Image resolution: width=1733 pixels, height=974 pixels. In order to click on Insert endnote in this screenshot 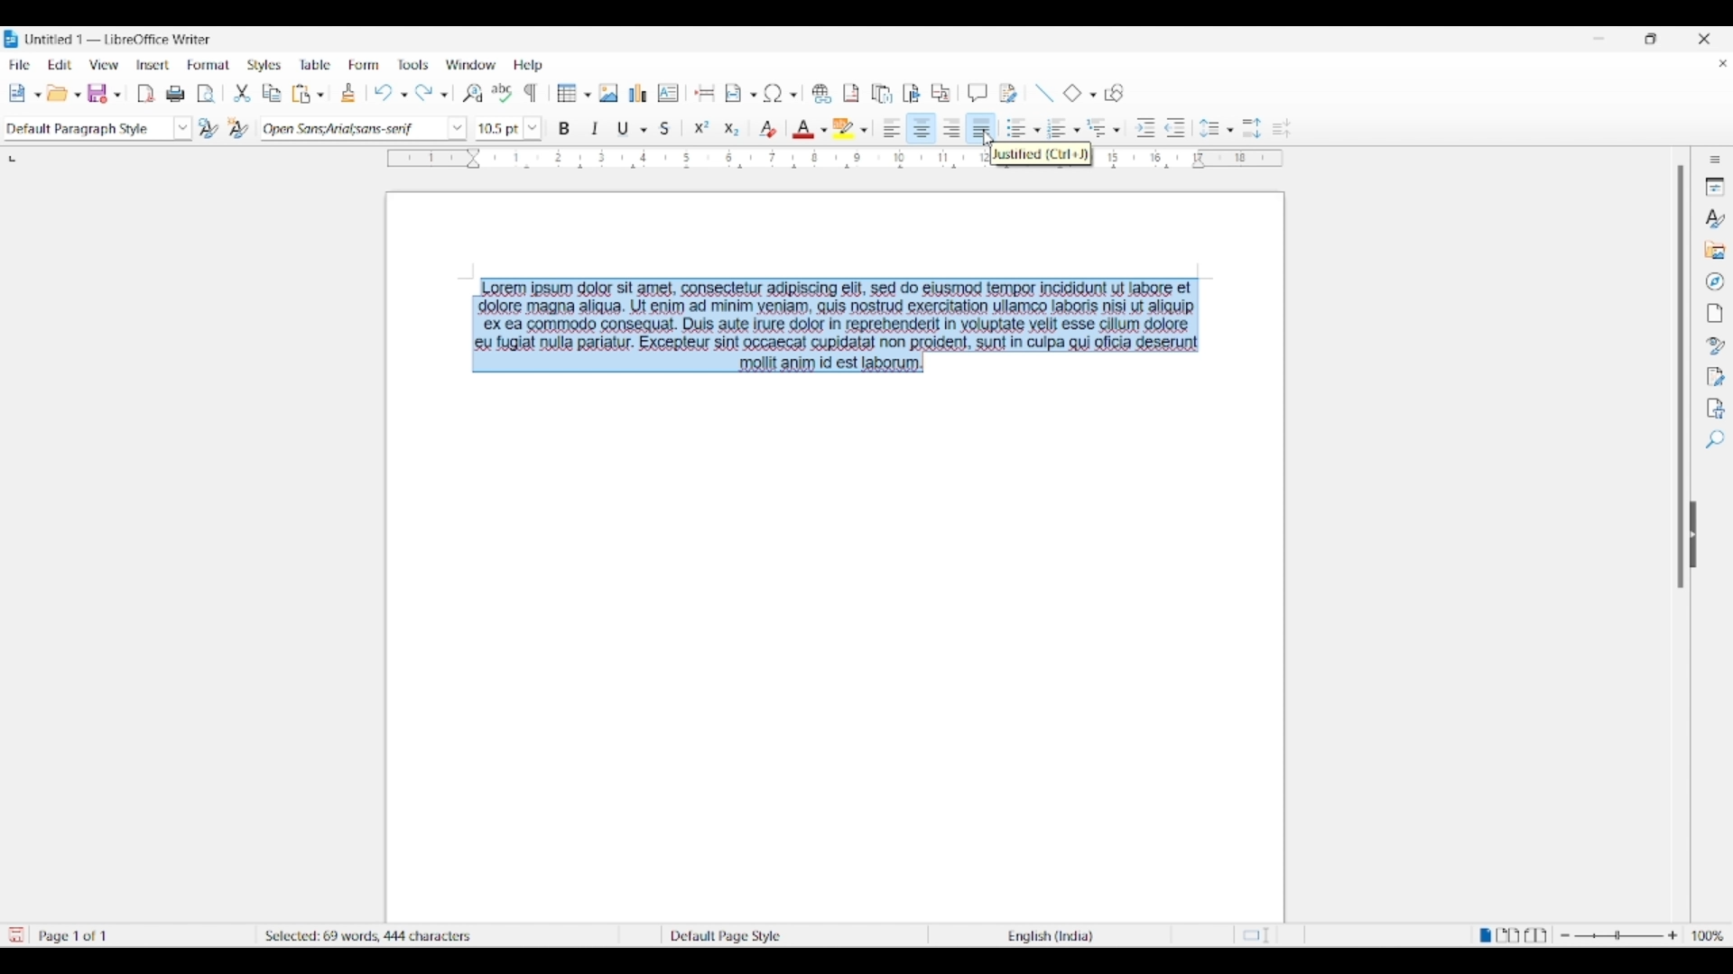, I will do `click(882, 93)`.